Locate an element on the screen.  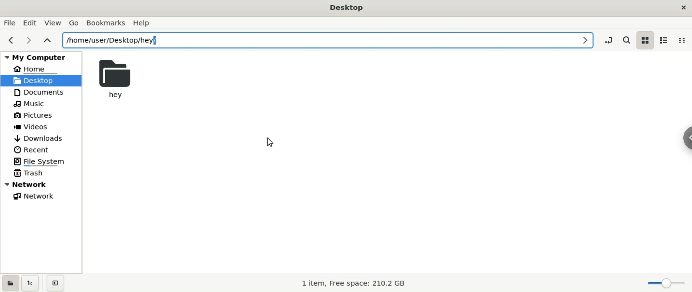
file is located at coordinates (11, 23).